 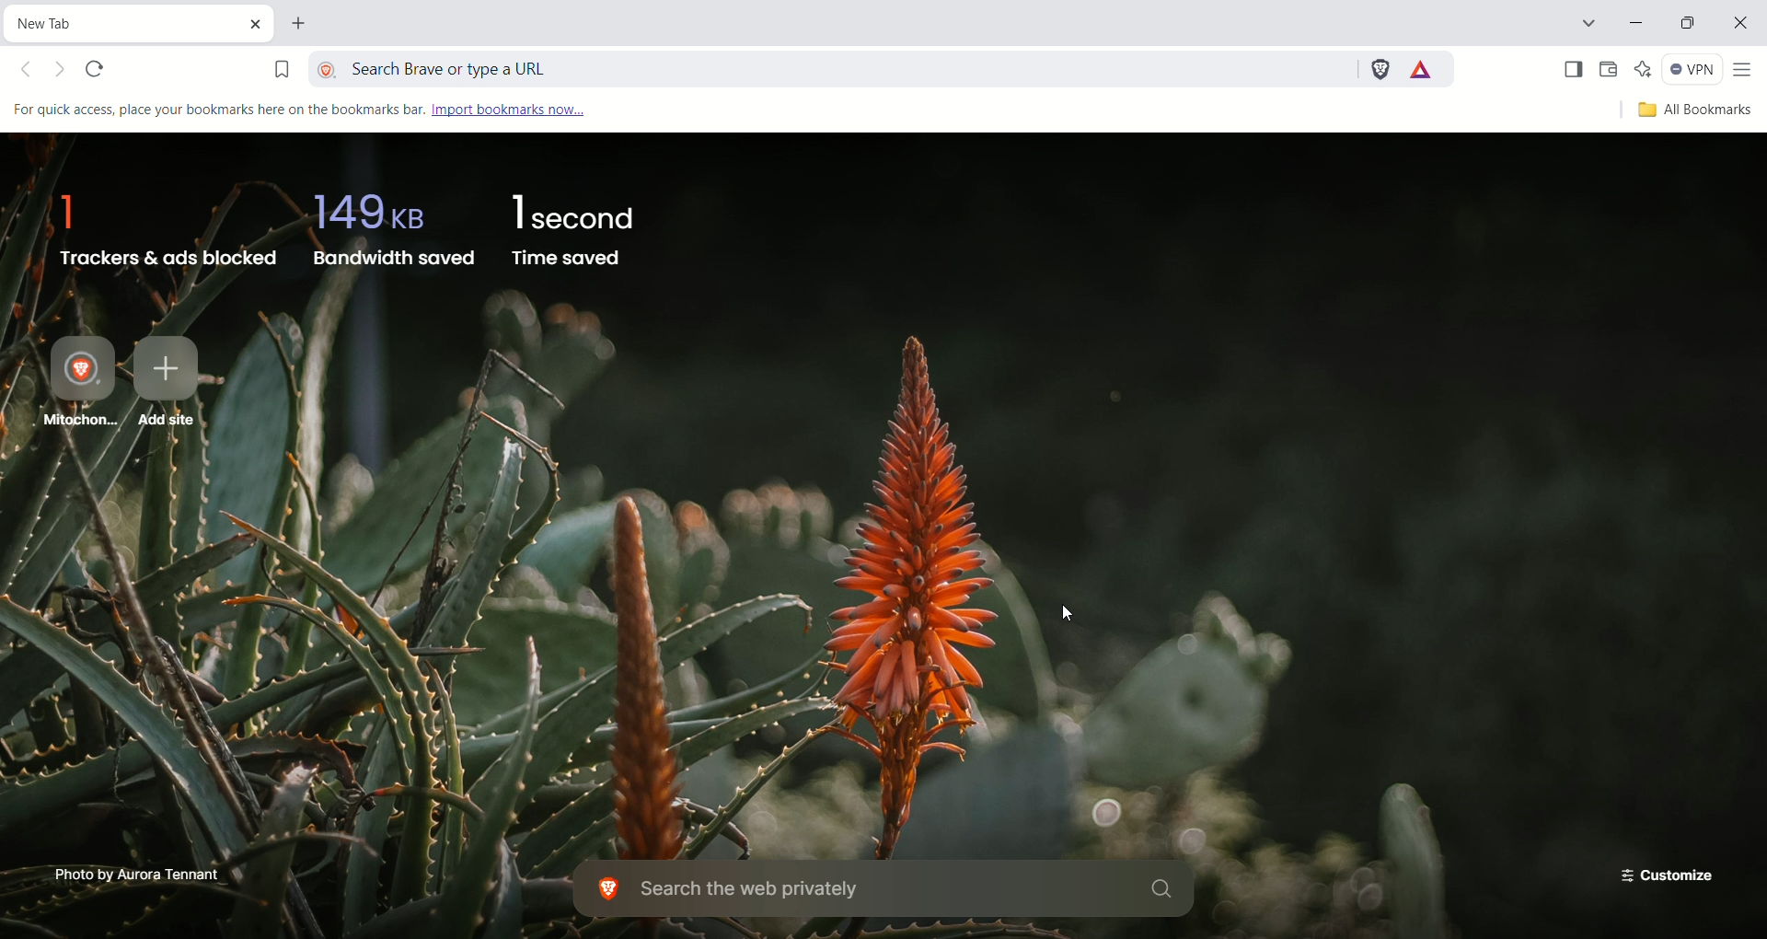 What do you see at coordinates (32, 72) in the screenshot?
I see `Click to go back,  hold to see history` at bounding box center [32, 72].